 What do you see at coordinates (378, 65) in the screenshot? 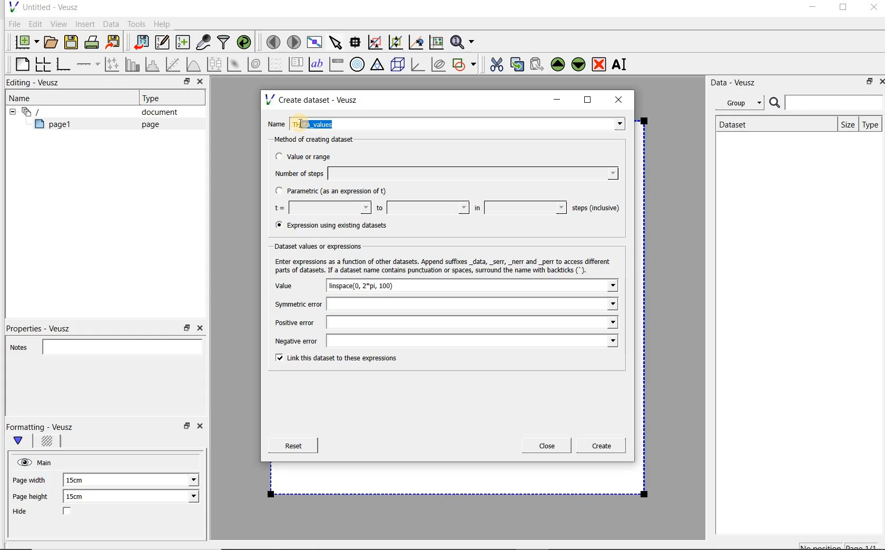
I see `ternary graph` at bounding box center [378, 65].